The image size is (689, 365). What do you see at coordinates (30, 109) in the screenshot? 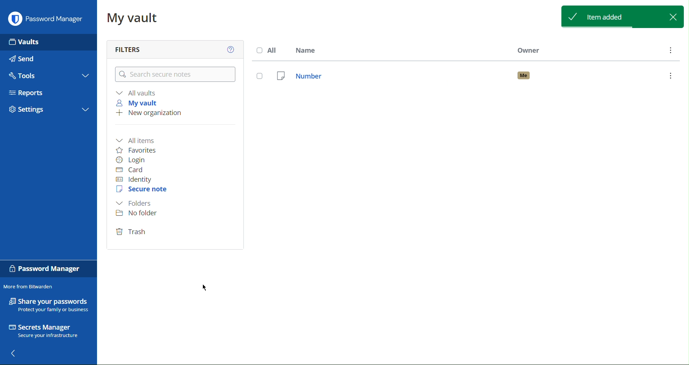
I see `Settings` at bounding box center [30, 109].